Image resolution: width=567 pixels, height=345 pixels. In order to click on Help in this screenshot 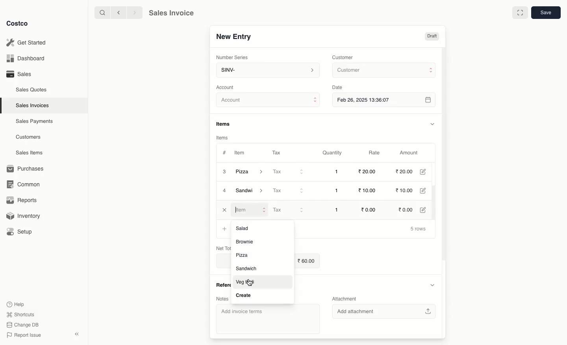, I will do `click(16, 304)`.